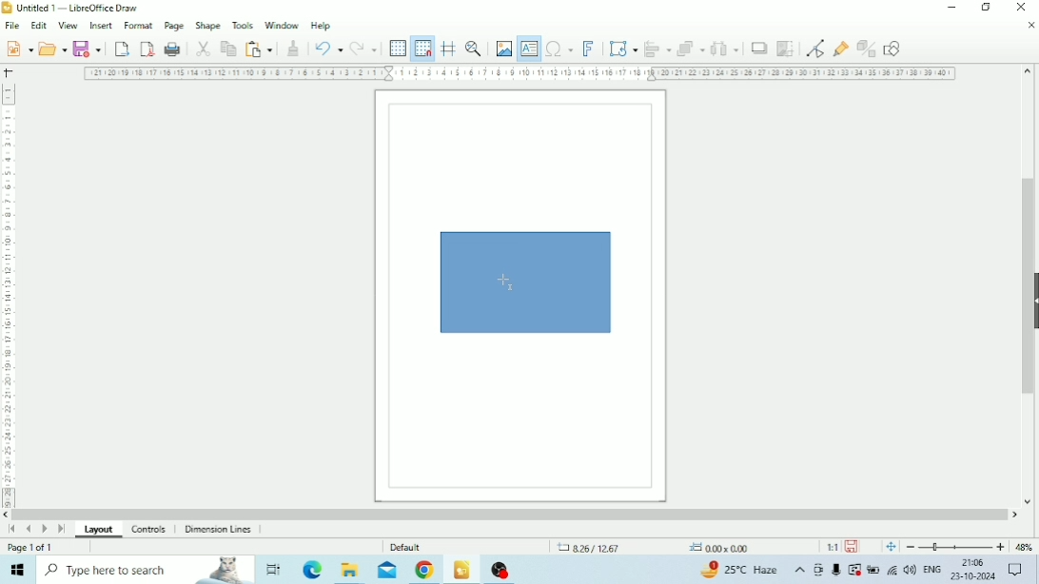 This screenshot has height=584, width=1039. Describe the element at coordinates (691, 47) in the screenshot. I see `Arrange` at that location.